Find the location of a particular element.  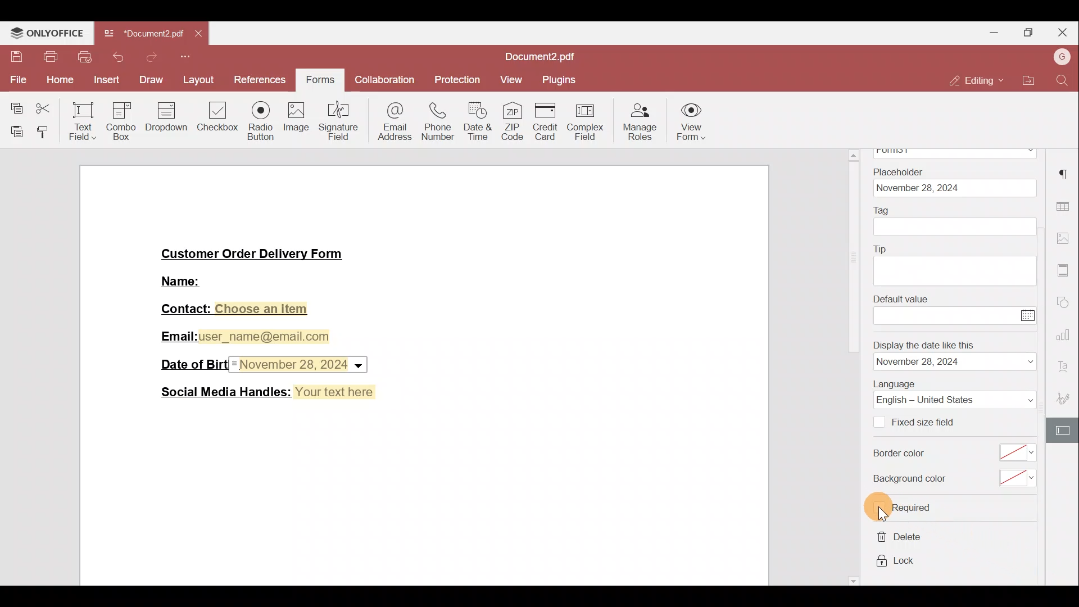

Customer Order Delivery Form| is located at coordinates (253, 256).